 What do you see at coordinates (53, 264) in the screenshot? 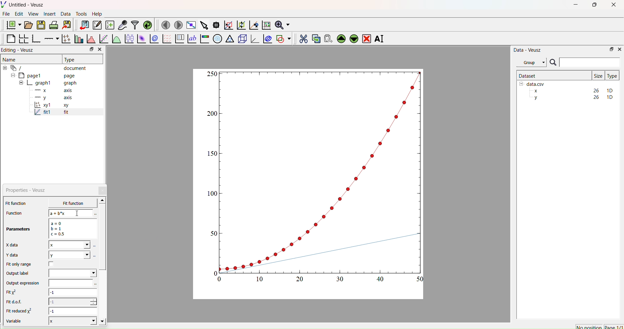
I see `Checkbox` at bounding box center [53, 264].